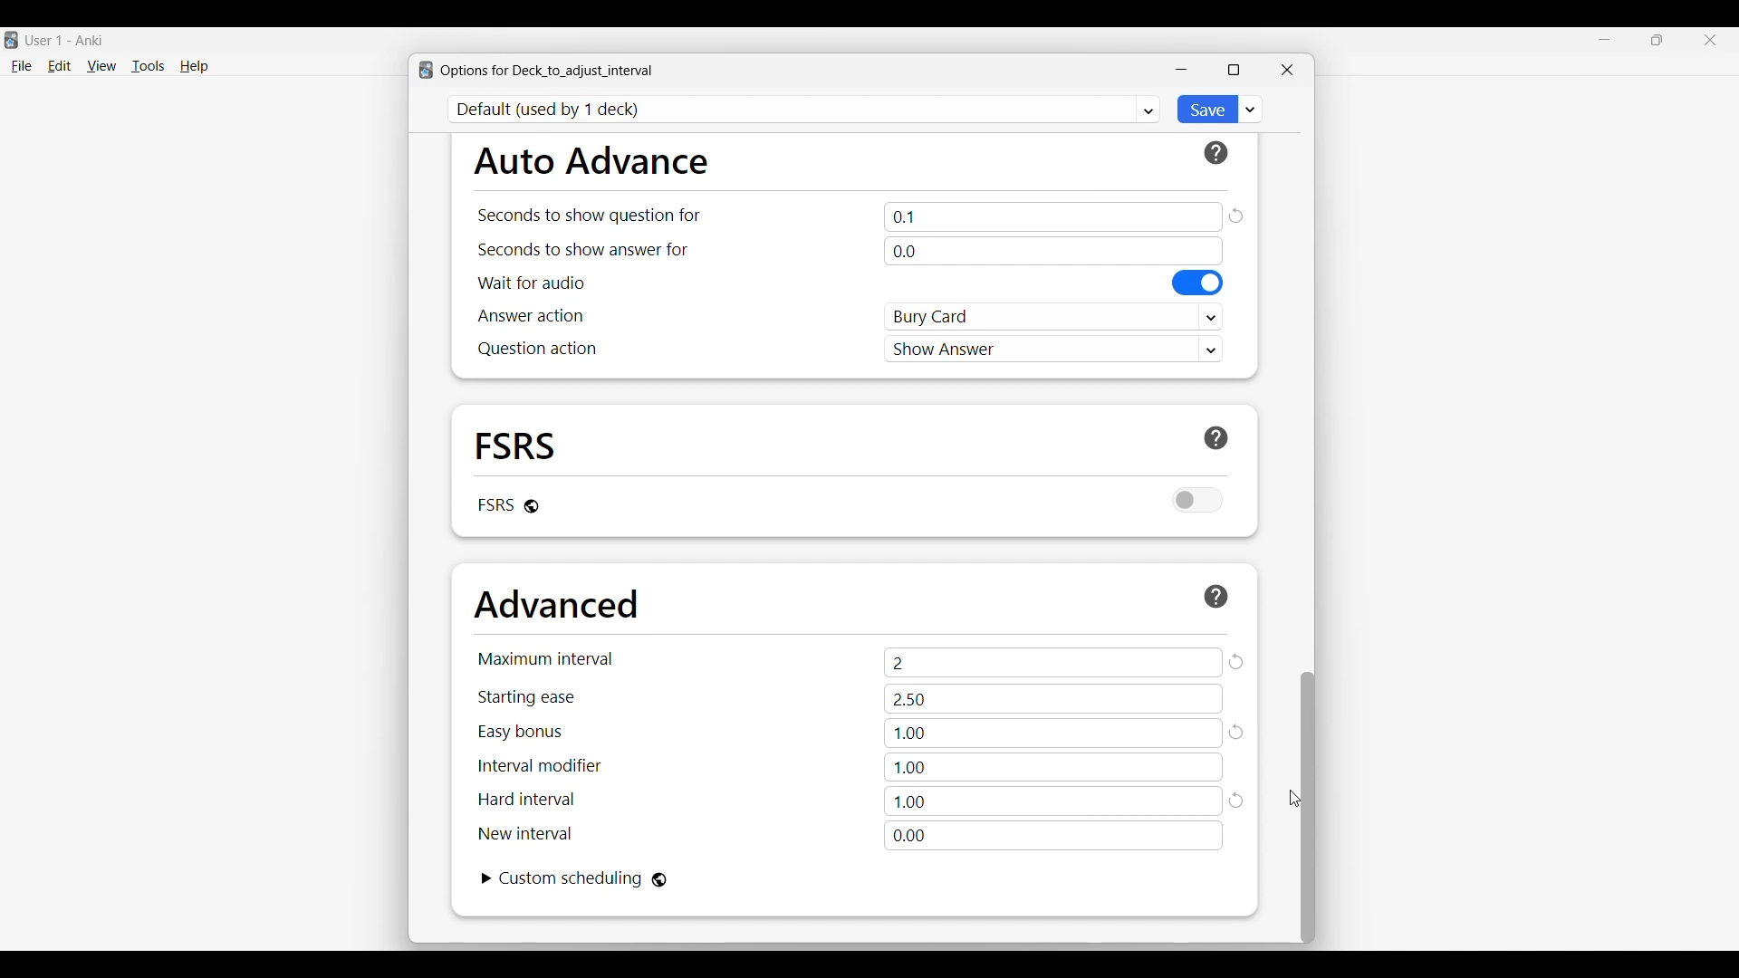  Describe the element at coordinates (532, 283) in the screenshot. I see `Indicates wait for audio` at that location.